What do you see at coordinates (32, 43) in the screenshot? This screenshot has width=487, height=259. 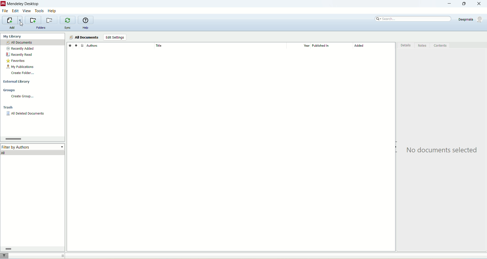 I see `all documents` at bounding box center [32, 43].